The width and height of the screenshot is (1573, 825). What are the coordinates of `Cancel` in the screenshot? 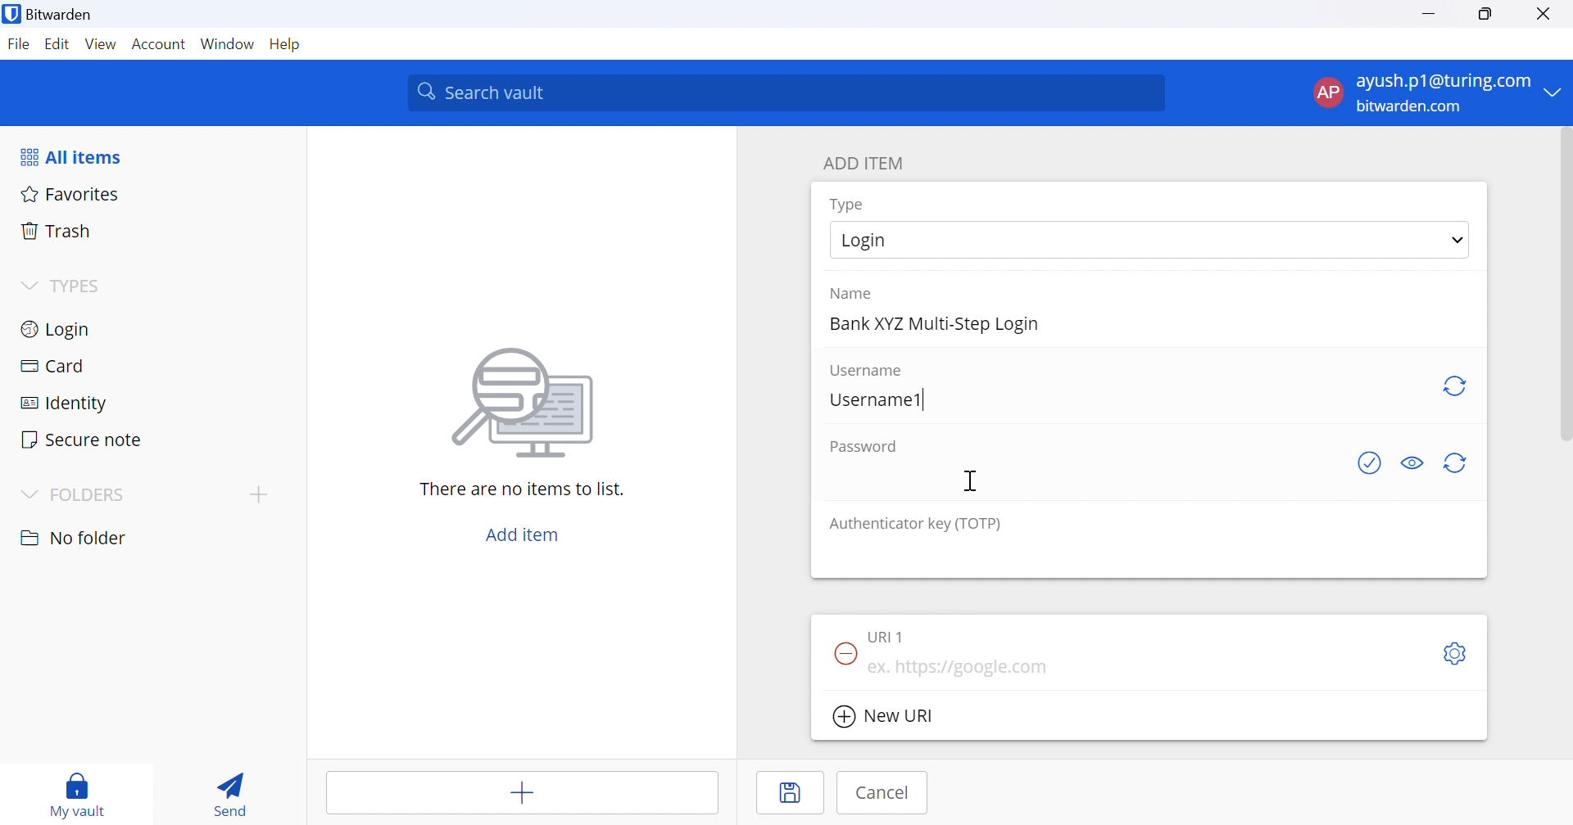 It's located at (881, 793).